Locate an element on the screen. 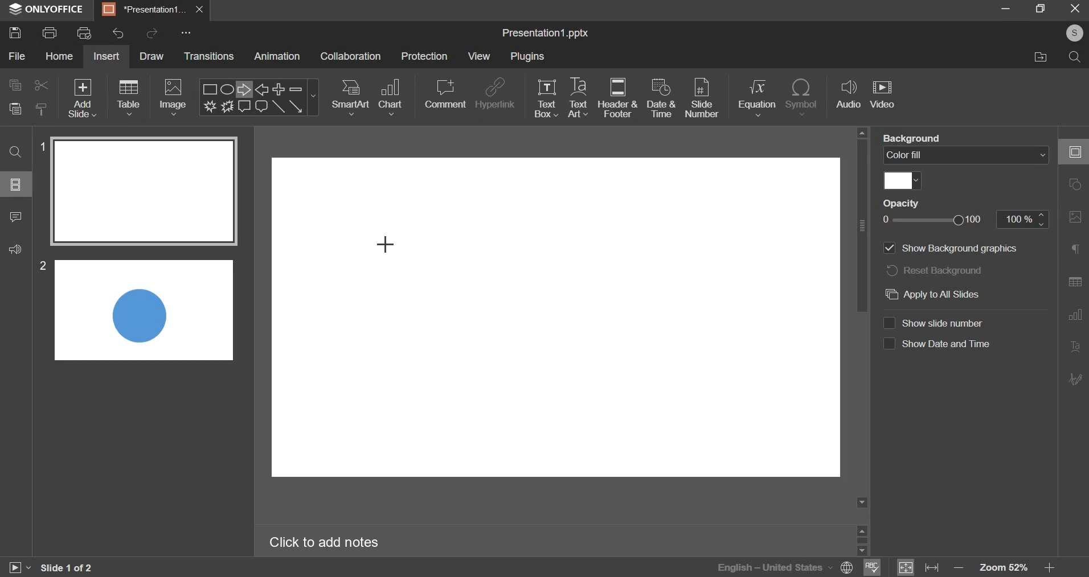 This screenshot has height=577, width=1089. start slideshow is located at coordinates (21, 566).